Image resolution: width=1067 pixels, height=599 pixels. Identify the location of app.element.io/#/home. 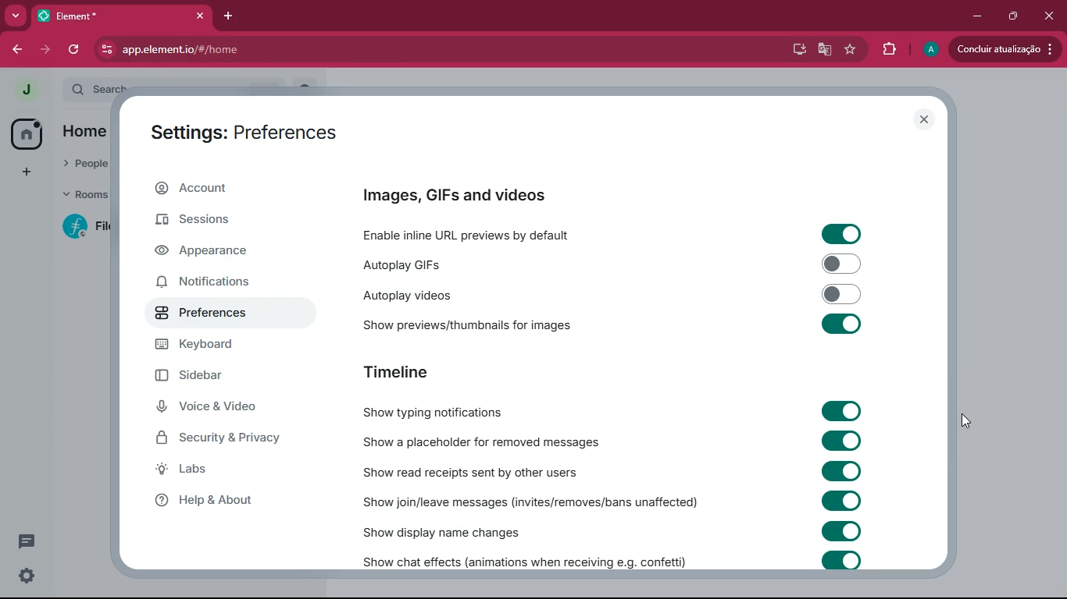
(277, 51).